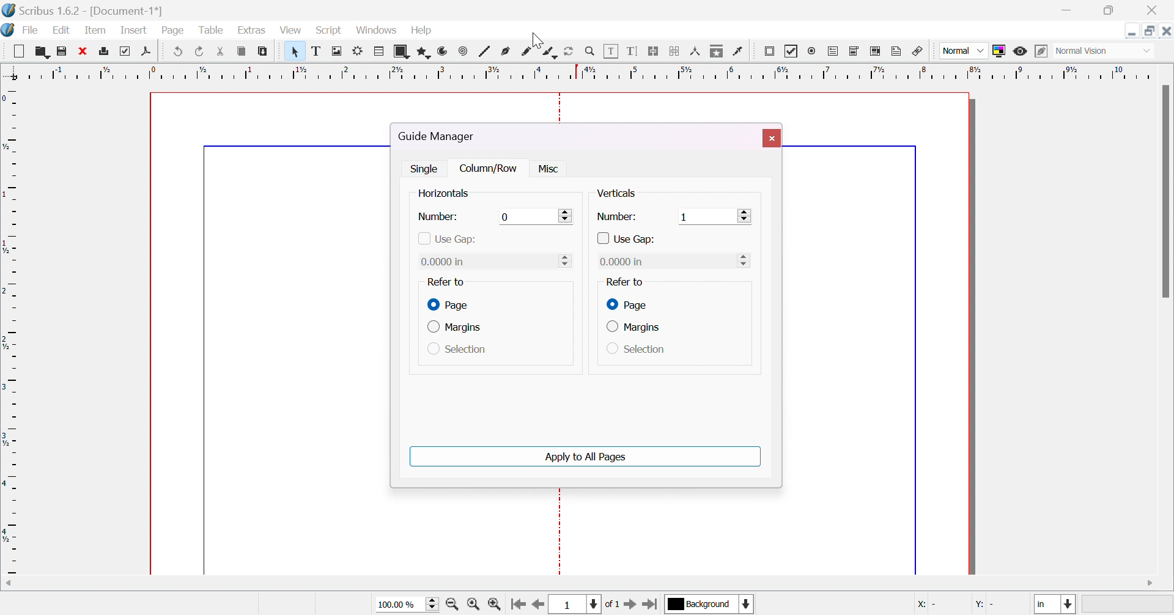 The height and width of the screenshot is (615, 1174). I want to click on go to previous page, so click(538, 605).